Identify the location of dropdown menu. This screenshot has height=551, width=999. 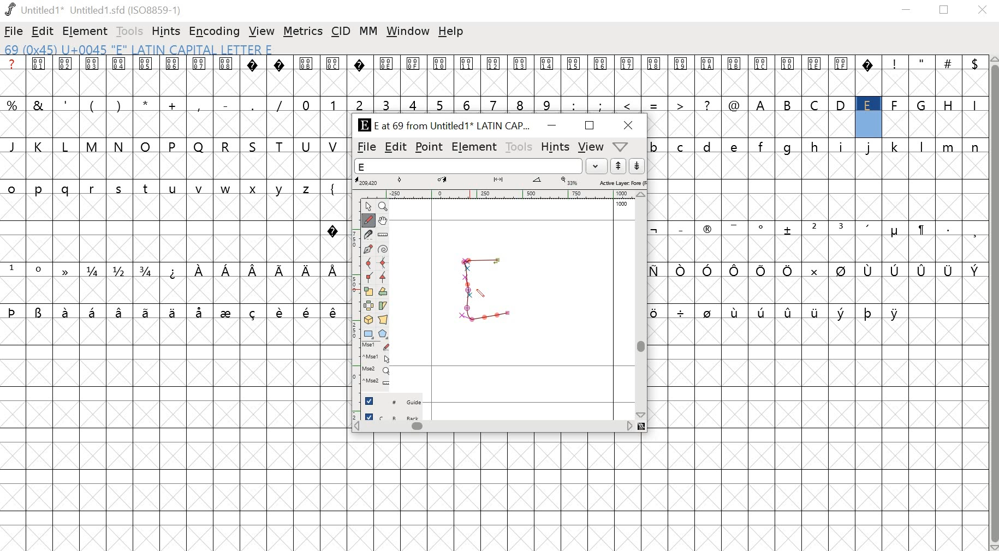
(625, 146).